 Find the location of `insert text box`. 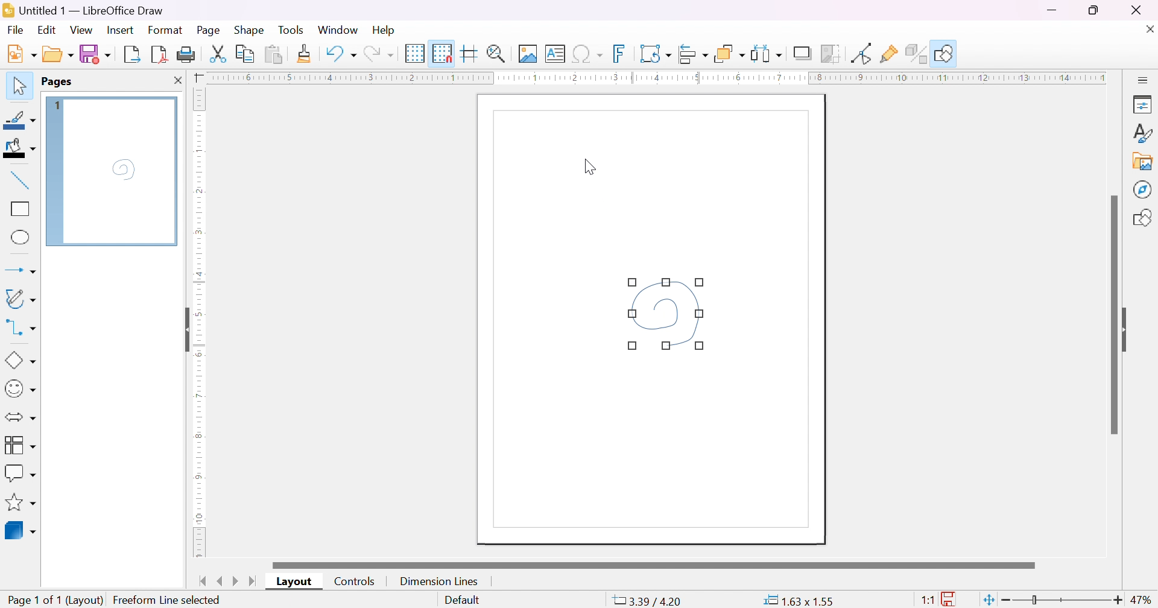

insert text box is located at coordinates (554, 54).